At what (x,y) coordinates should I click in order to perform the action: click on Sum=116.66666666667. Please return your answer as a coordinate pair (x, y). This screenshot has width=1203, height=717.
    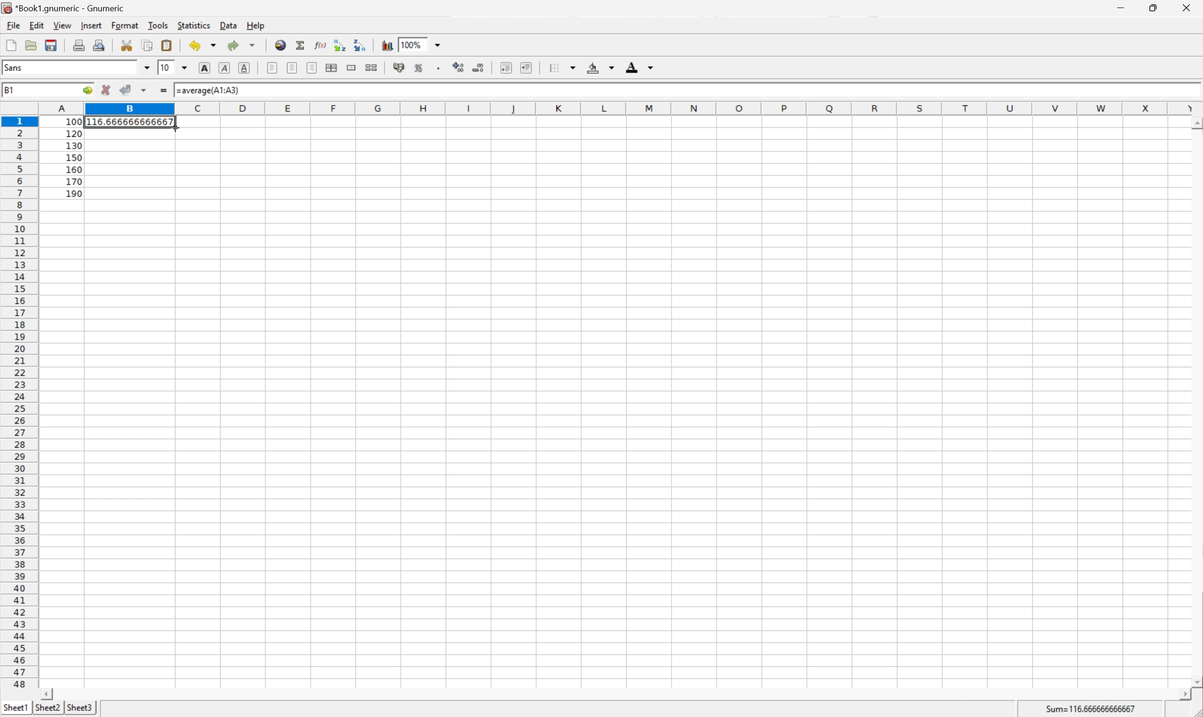
    Looking at the image, I should click on (1088, 706).